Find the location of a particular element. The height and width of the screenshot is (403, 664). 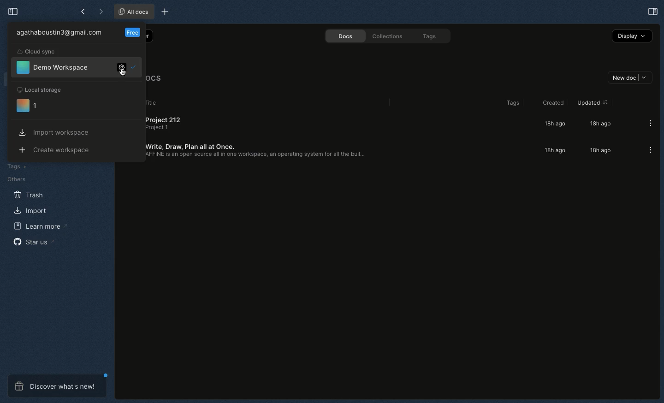

Display is located at coordinates (631, 36).